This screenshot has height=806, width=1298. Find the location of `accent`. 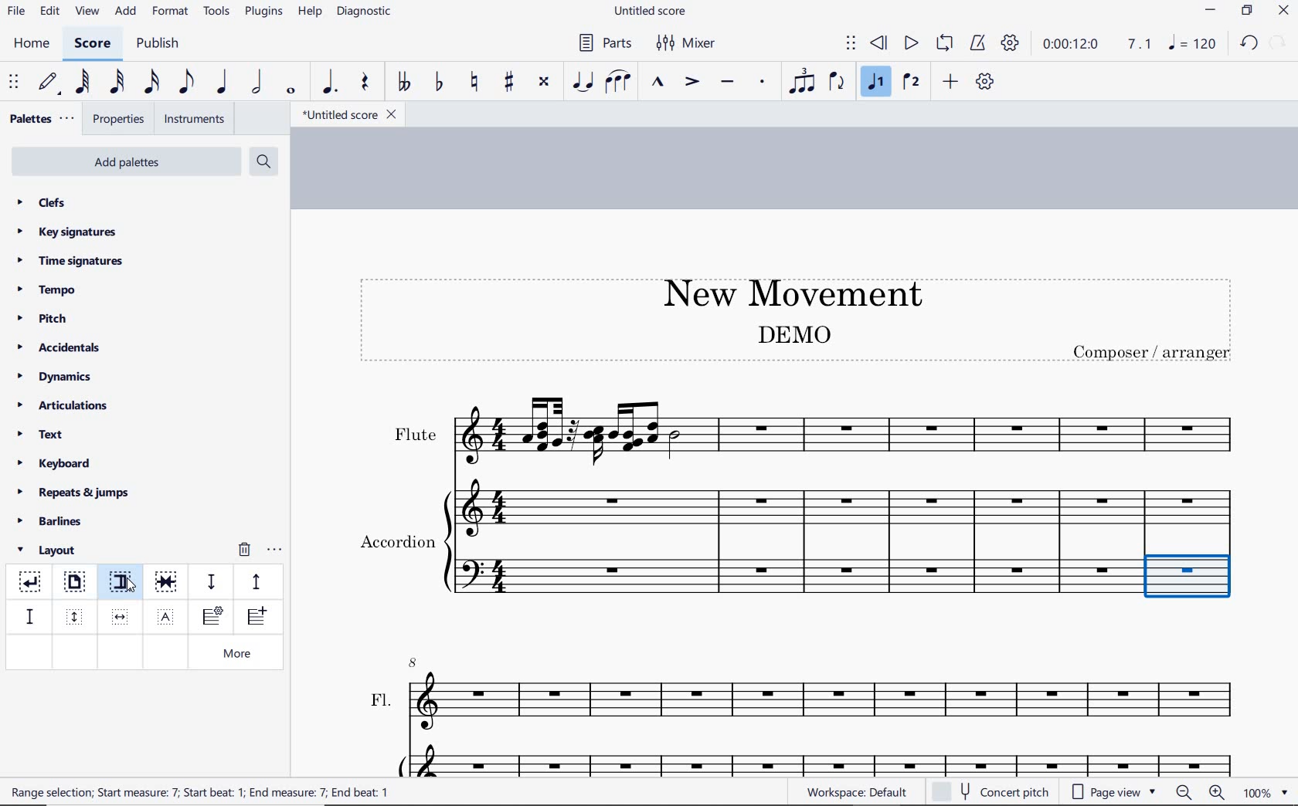

accent is located at coordinates (691, 82).